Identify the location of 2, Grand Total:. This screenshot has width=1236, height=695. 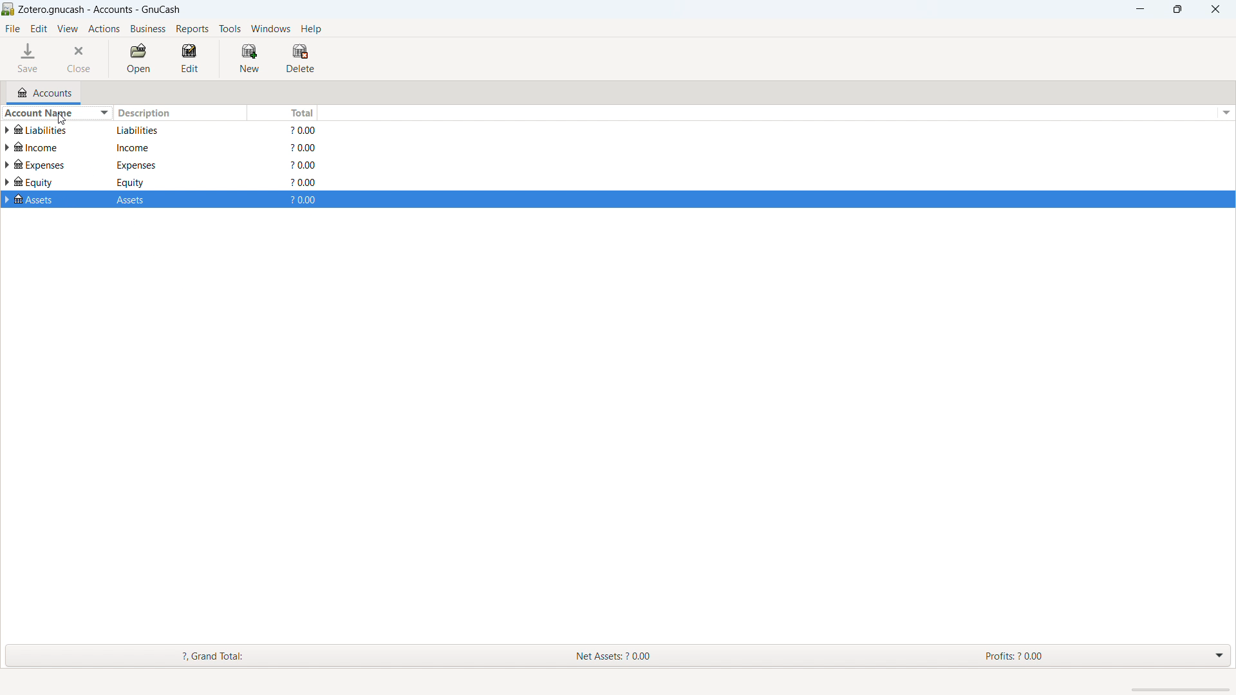
(229, 655).